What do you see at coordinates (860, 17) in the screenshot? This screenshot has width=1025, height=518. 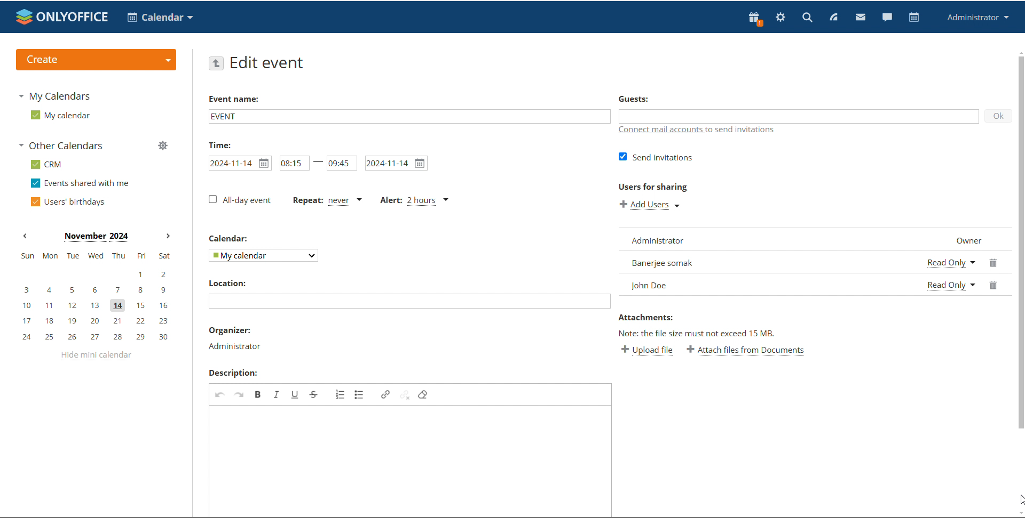 I see `mail` at bounding box center [860, 17].